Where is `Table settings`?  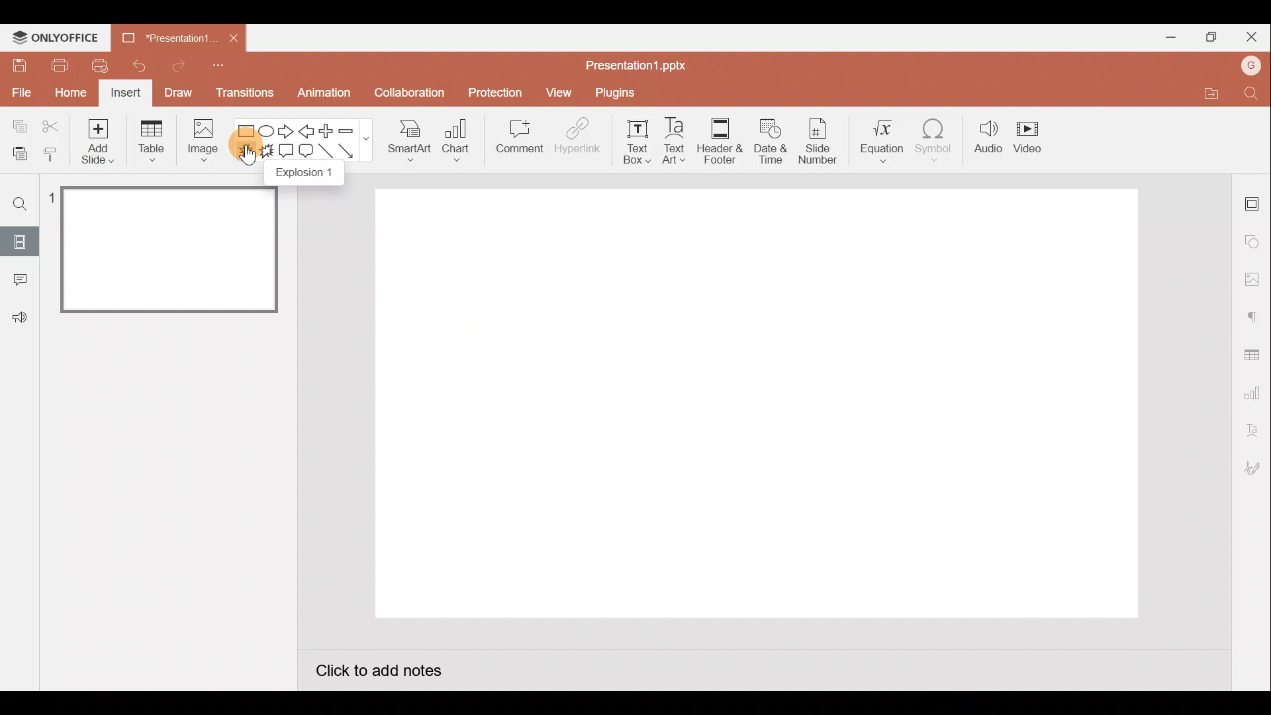
Table settings is located at coordinates (1254, 352).